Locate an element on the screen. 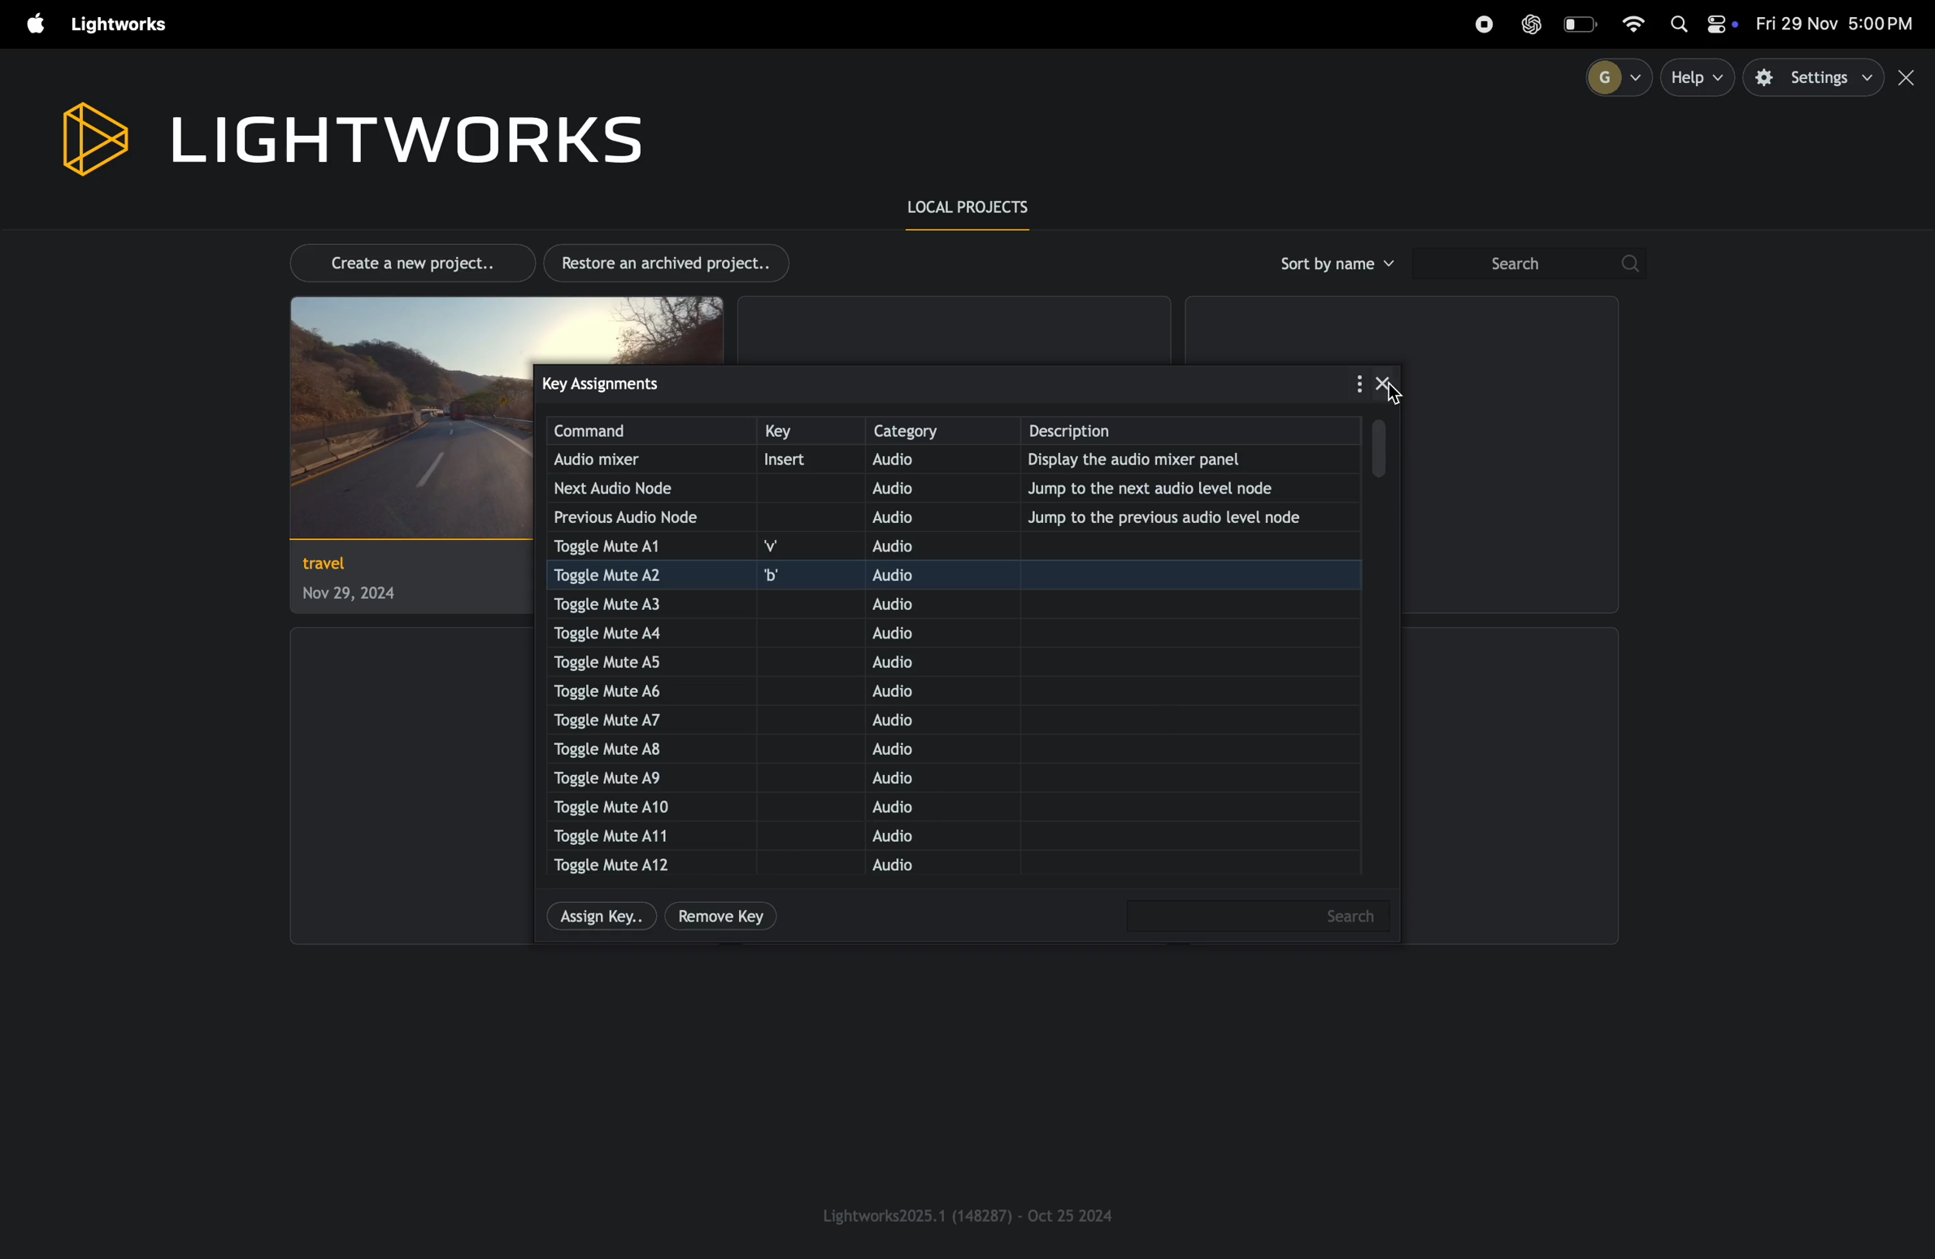 The image size is (1935, 1259). toggle mute A8 is located at coordinates (628, 750).